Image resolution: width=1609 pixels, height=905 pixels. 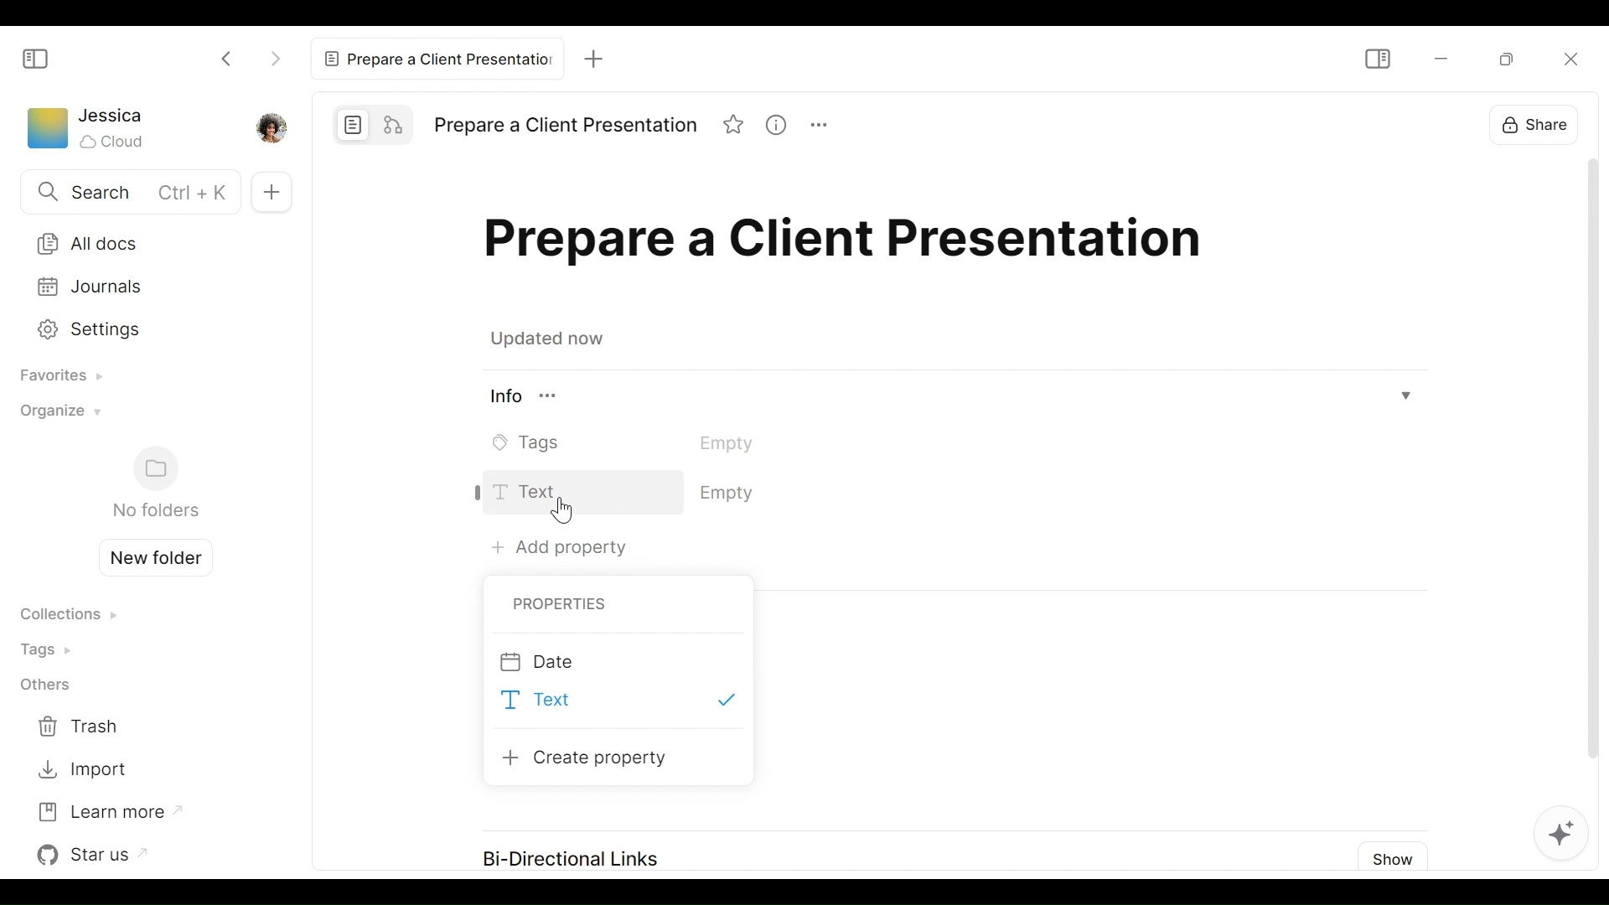 I want to click on Properties, so click(x=562, y=604).